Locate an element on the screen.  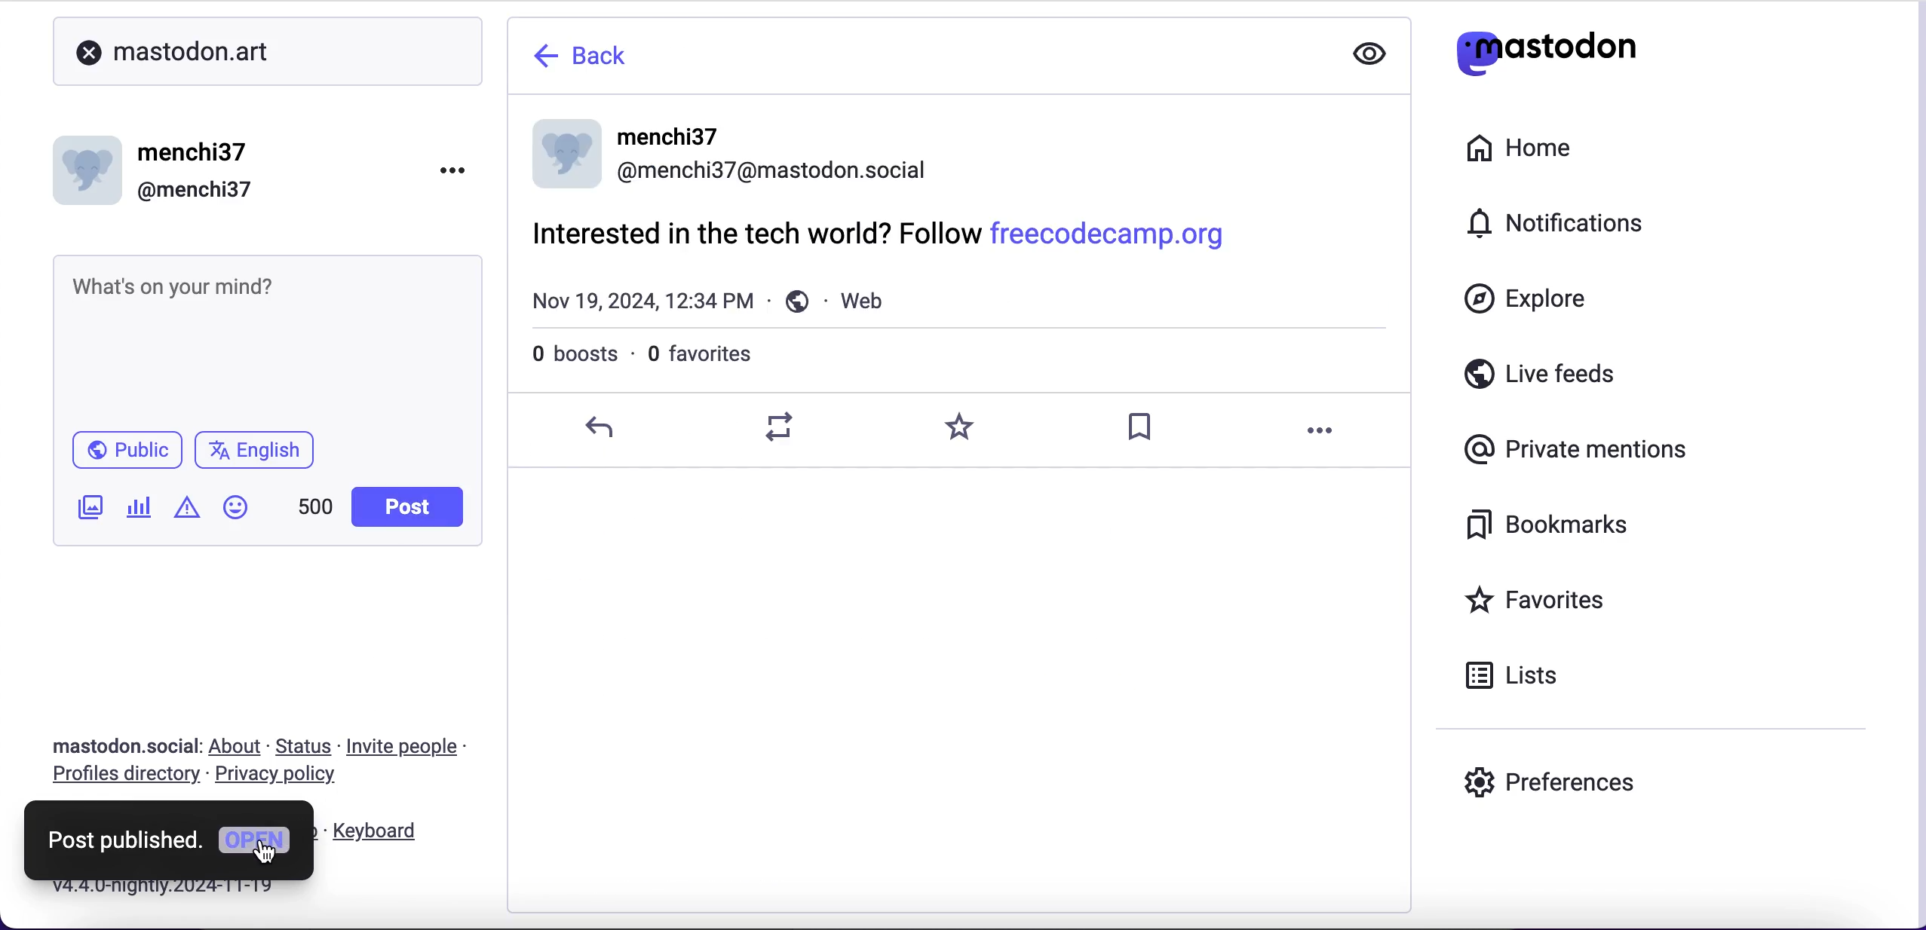
home is located at coordinates (1522, 149).